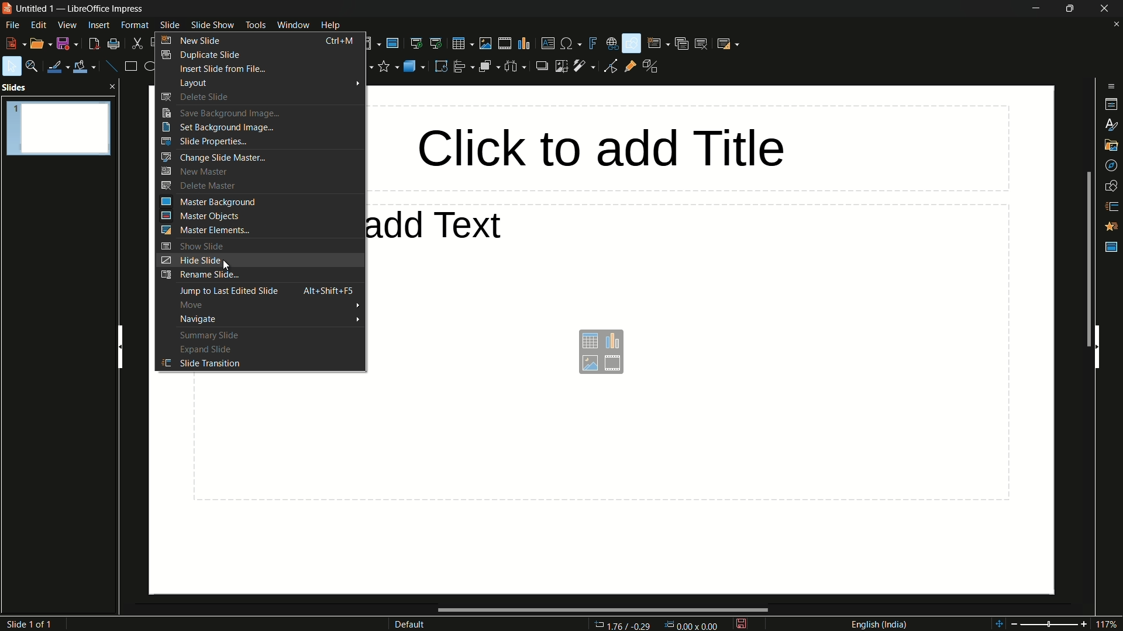 The width and height of the screenshot is (1123, 631). Describe the element at coordinates (110, 68) in the screenshot. I see `insert line` at that location.